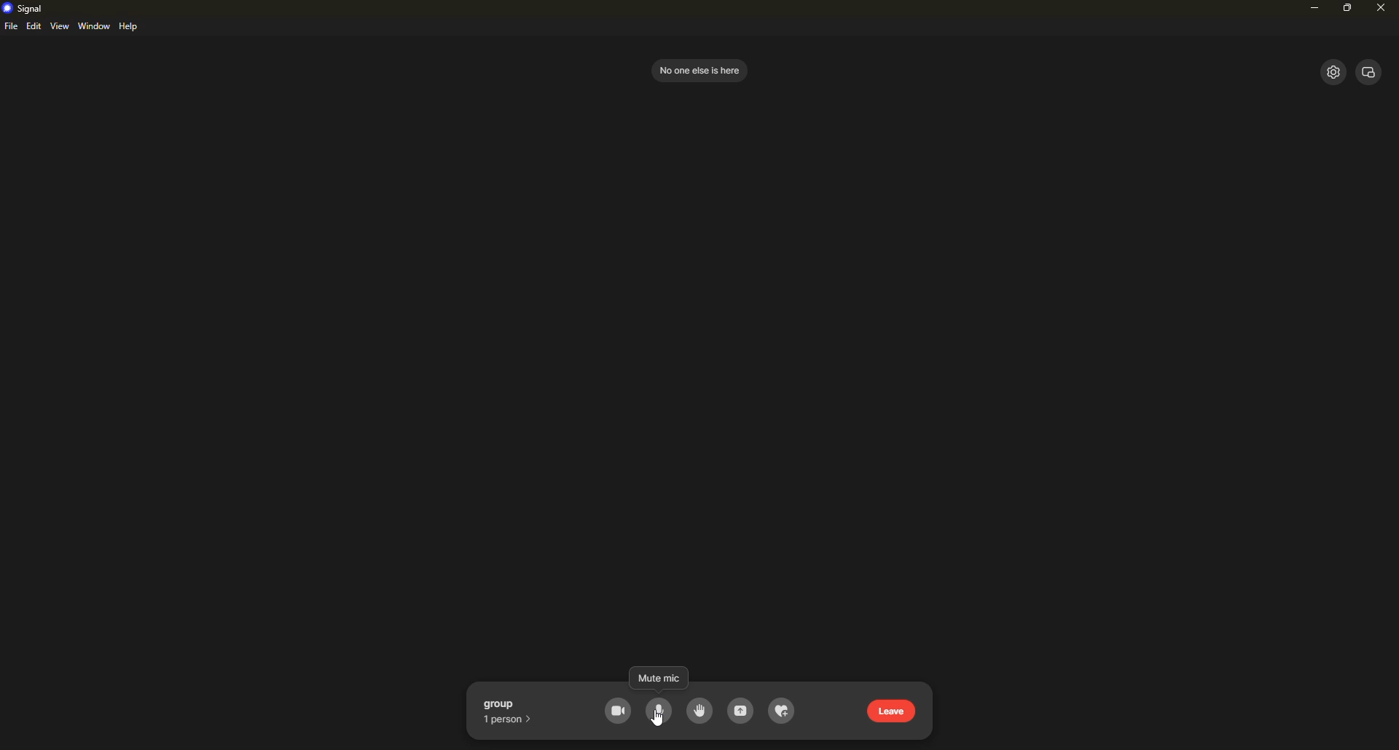 This screenshot has width=1399, height=750. I want to click on raise had, so click(697, 711).